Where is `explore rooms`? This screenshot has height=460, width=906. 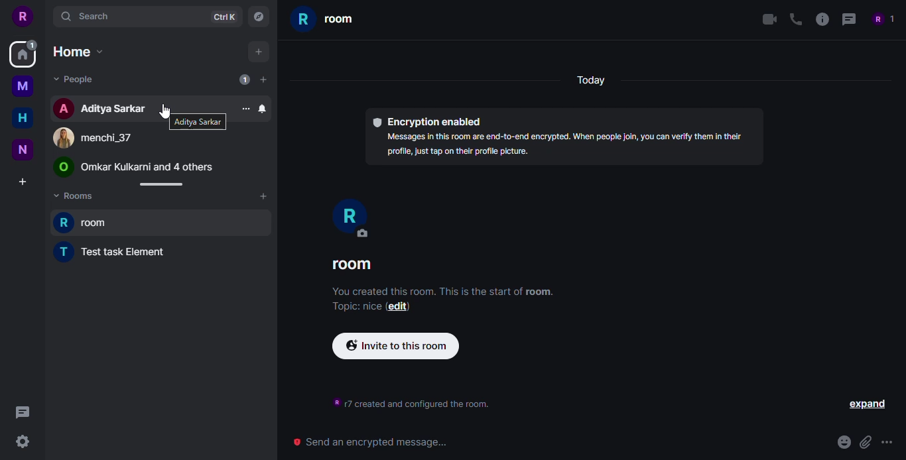
explore rooms is located at coordinates (257, 18).